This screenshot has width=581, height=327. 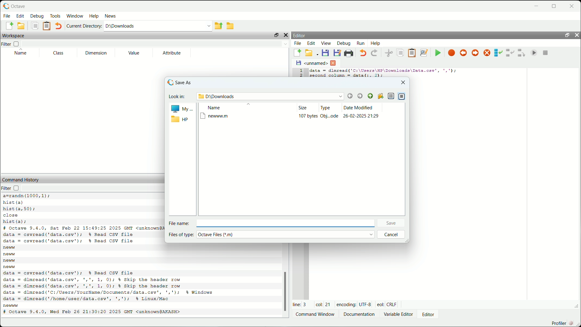 What do you see at coordinates (334, 64) in the screenshot?
I see `close` at bounding box center [334, 64].